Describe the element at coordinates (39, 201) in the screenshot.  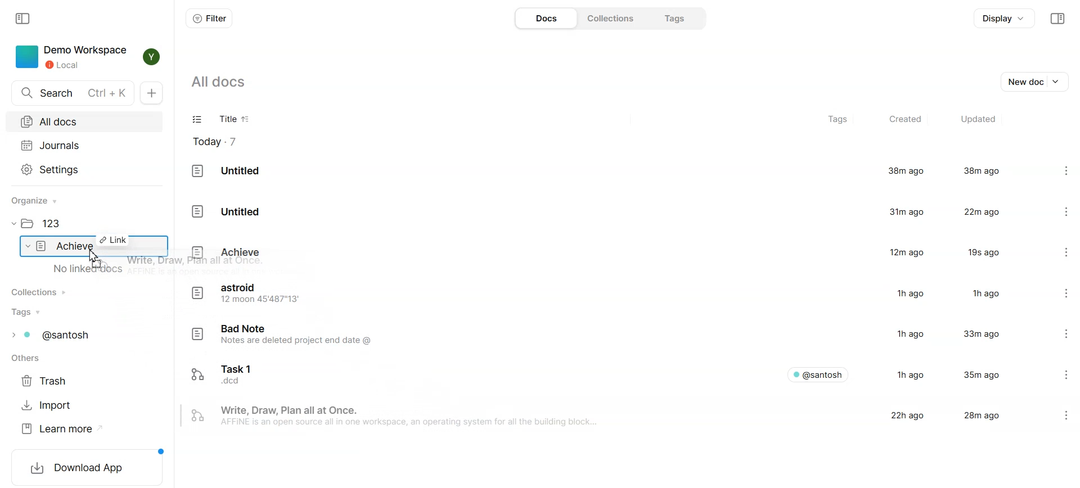
I see `Organize` at that location.